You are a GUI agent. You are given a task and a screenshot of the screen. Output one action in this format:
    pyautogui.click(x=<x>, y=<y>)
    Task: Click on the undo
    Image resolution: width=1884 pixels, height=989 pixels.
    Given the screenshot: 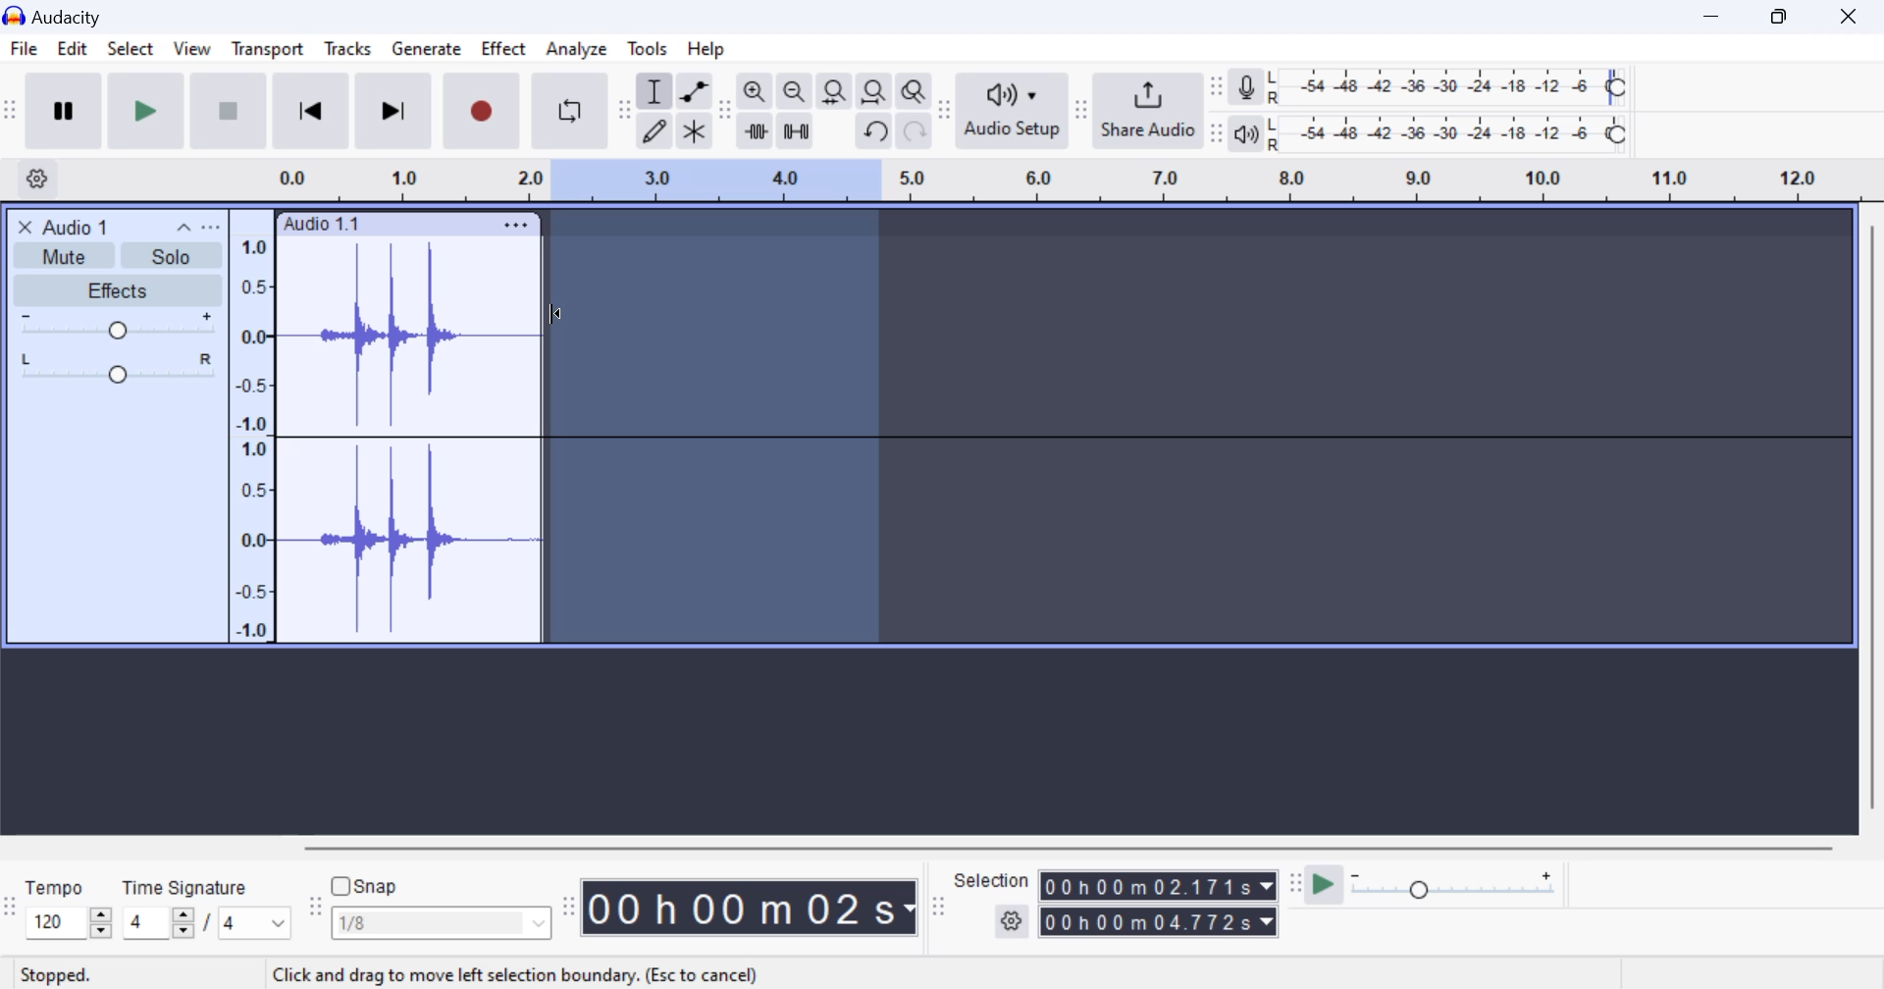 What is the action you would take?
    pyautogui.click(x=876, y=131)
    